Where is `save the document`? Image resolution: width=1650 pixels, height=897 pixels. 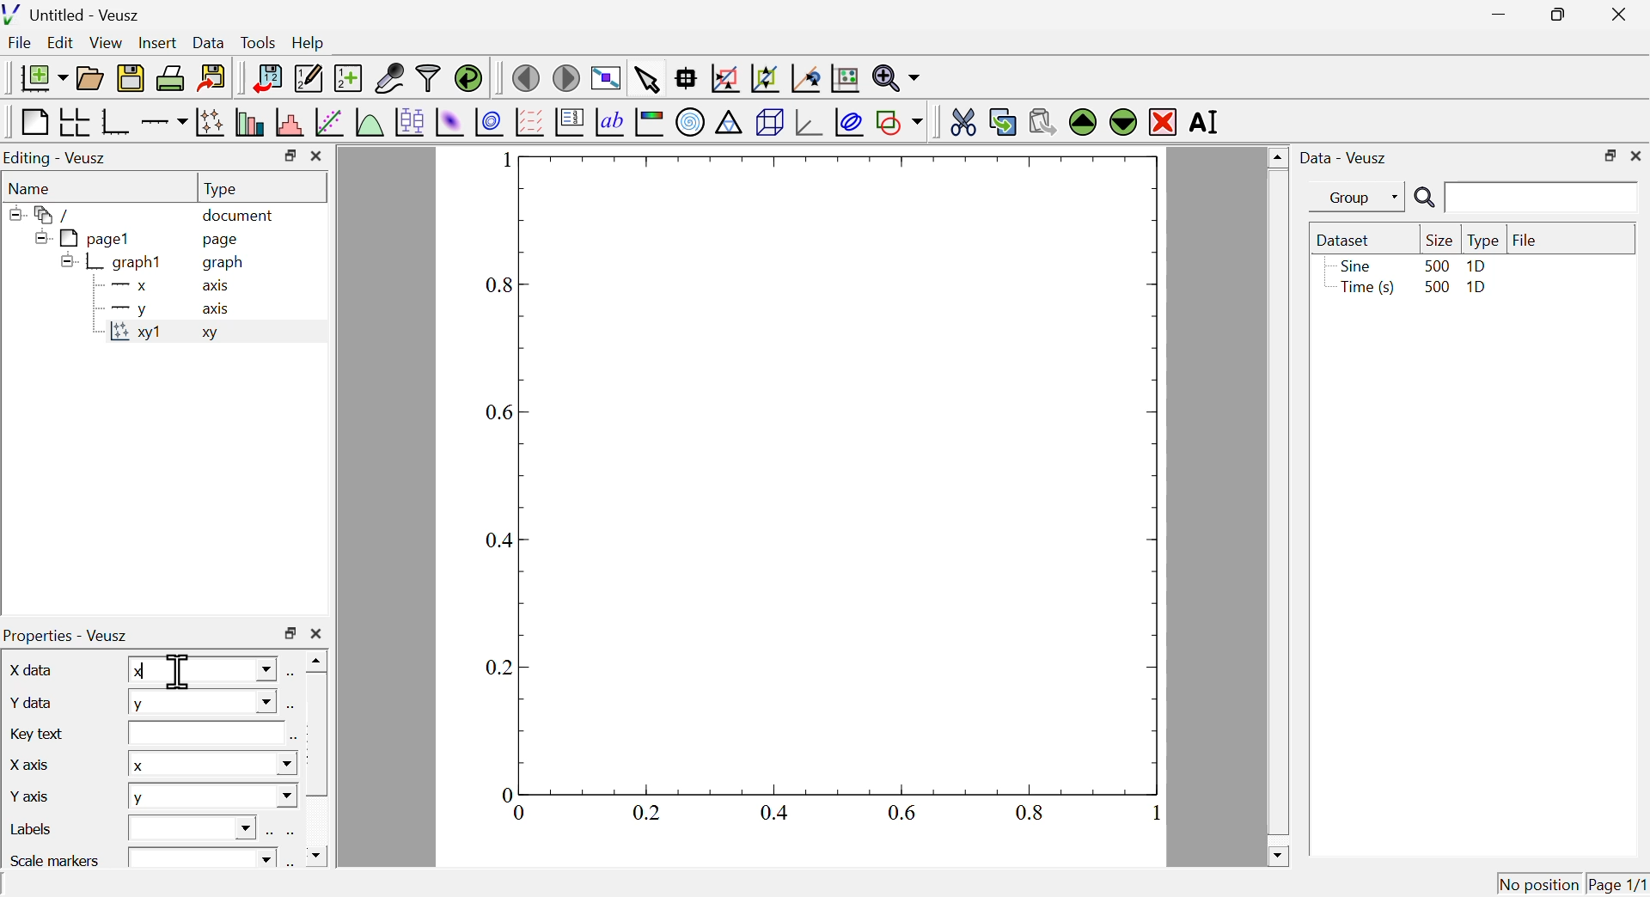 save the document is located at coordinates (131, 79).